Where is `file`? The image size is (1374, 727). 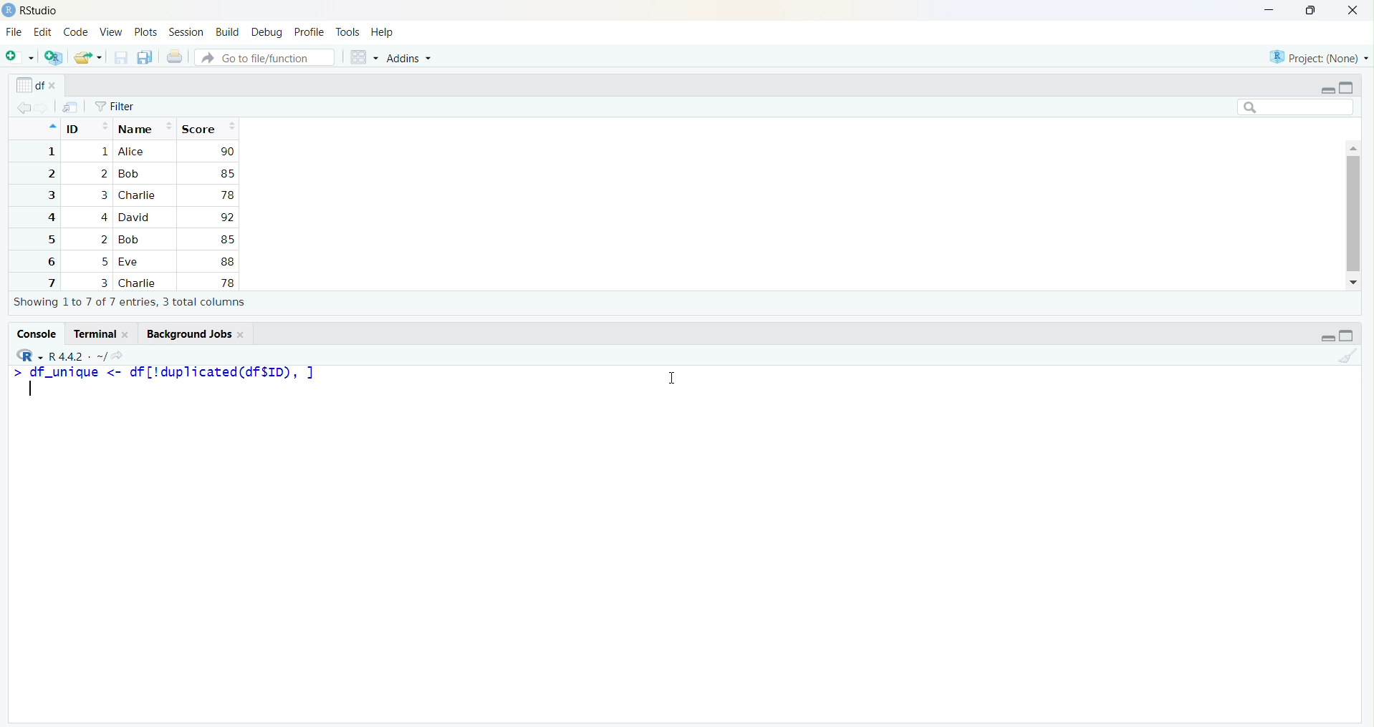 file is located at coordinates (71, 107).